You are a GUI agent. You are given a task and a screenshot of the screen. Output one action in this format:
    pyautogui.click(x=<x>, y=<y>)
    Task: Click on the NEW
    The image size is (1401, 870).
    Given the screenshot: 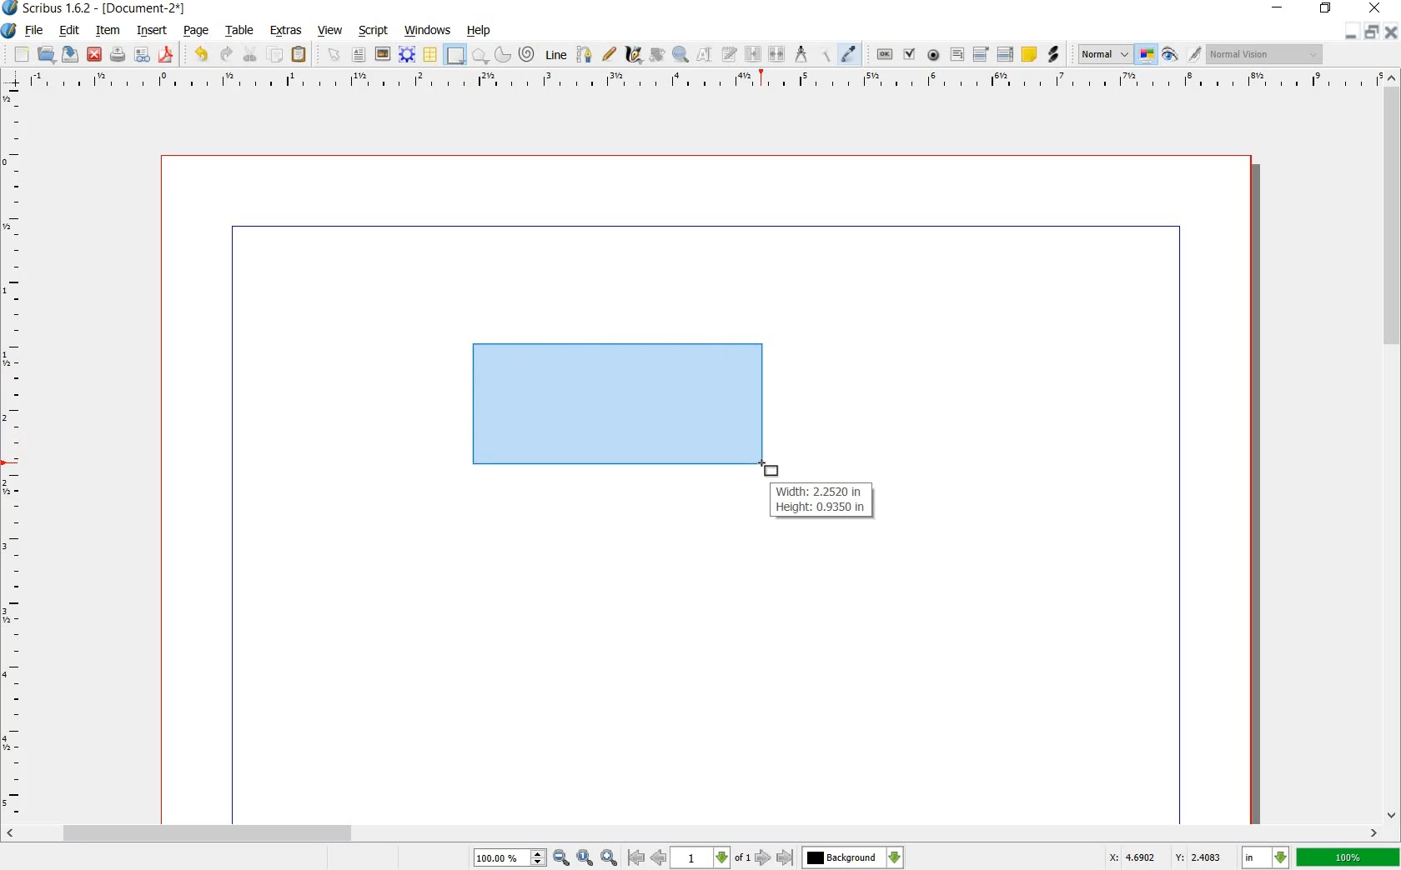 What is the action you would take?
    pyautogui.click(x=21, y=55)
    